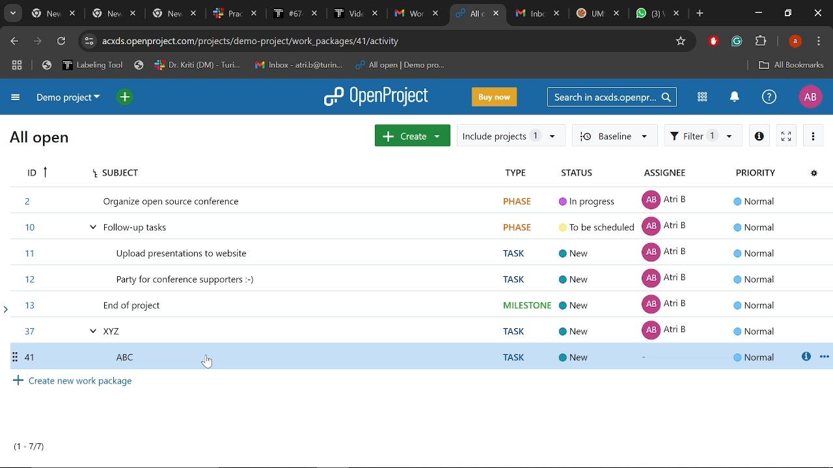 Image resolution: width=833 pixels, height=468 pixels. What do you see at coordinates (761, 42) in the screenshot?
I see `extensions` at bounding box center [761, 42].